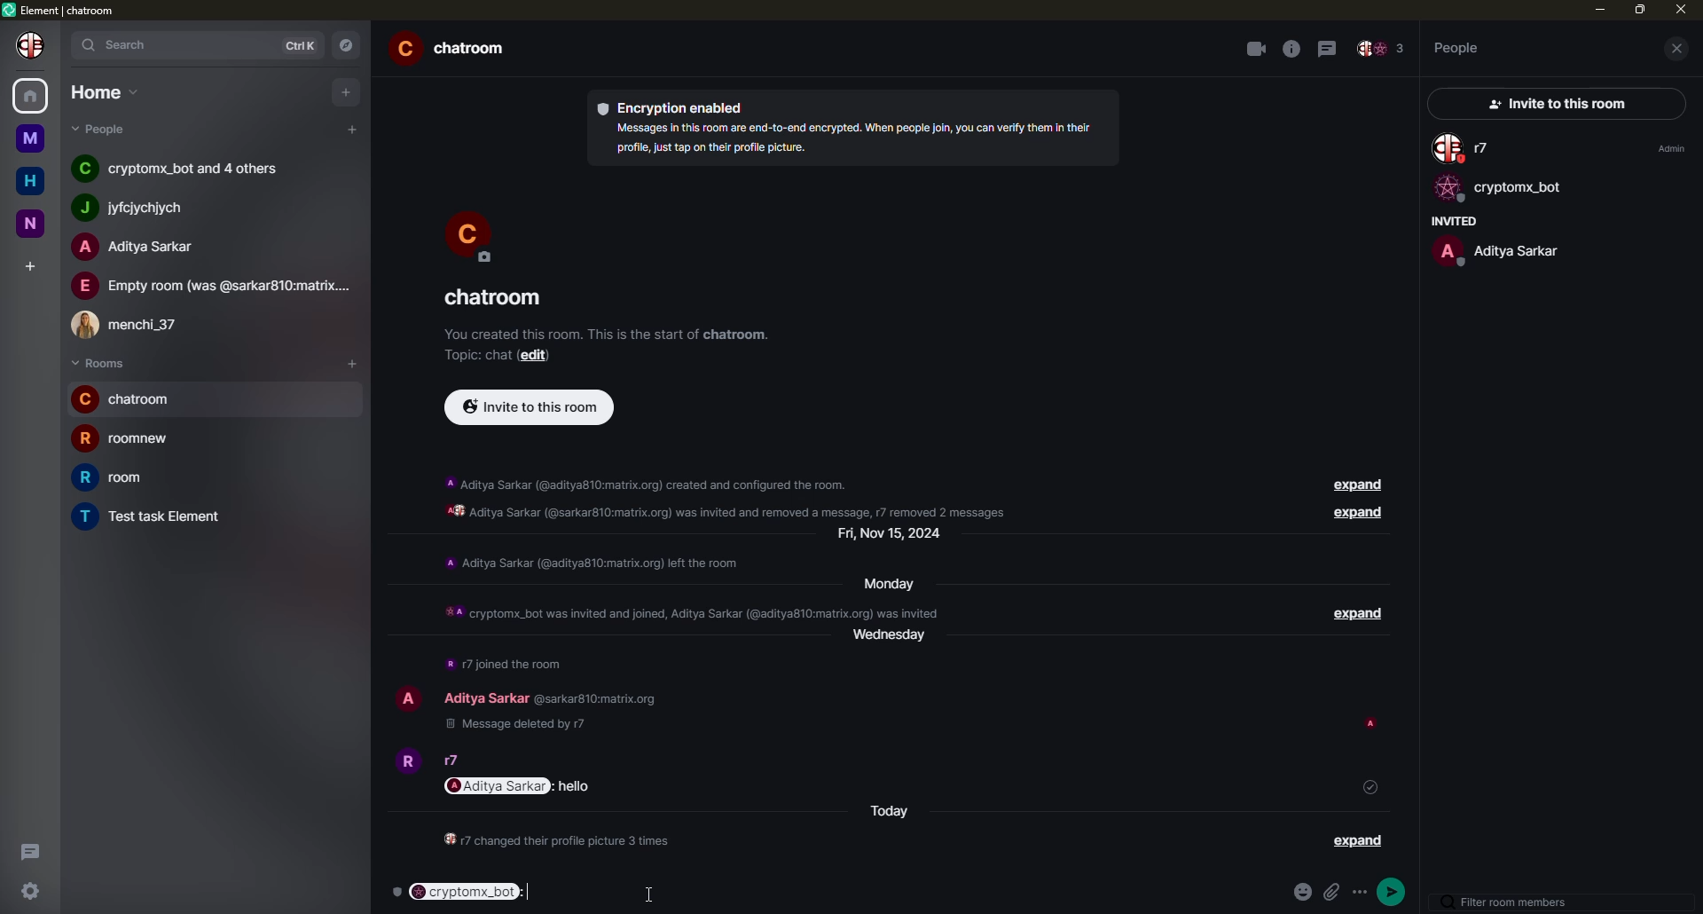 Image resolution: width=1703 pixels, height=914 pixels. I want to click on people, so click(109, 129).